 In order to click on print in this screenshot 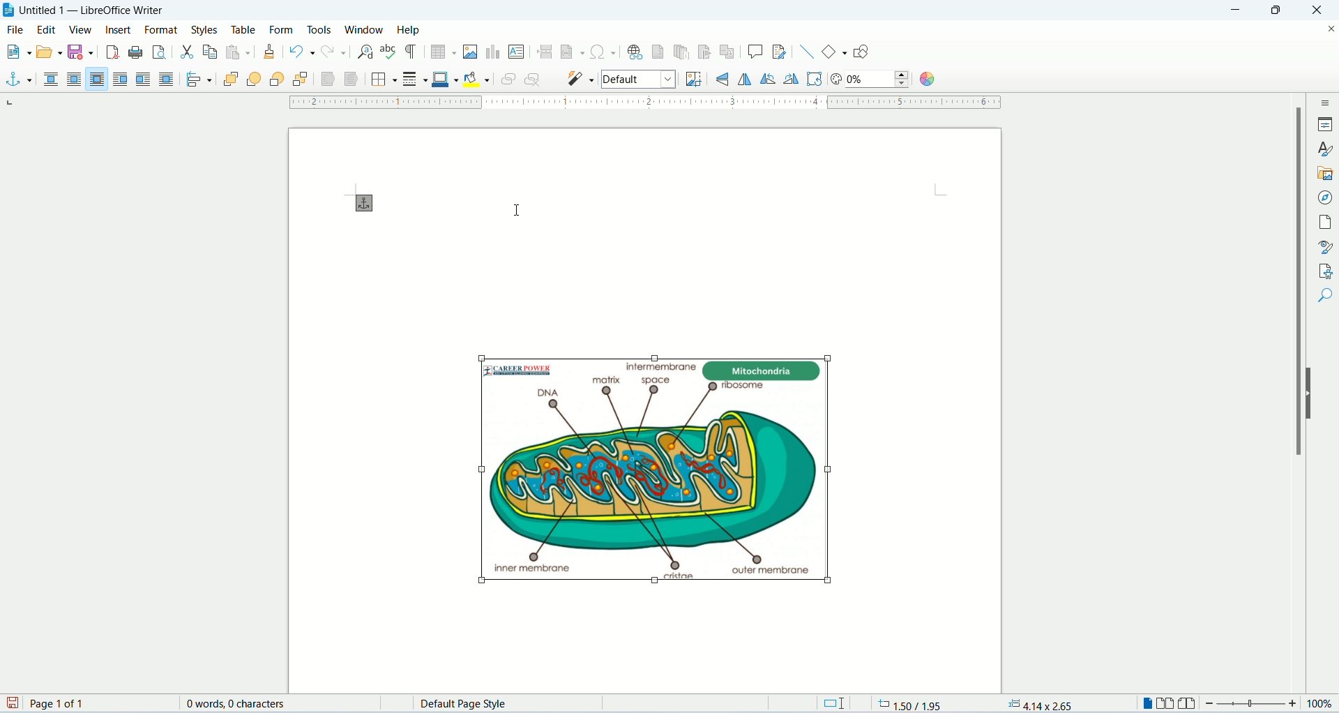, I will do `click(135, 52)`.